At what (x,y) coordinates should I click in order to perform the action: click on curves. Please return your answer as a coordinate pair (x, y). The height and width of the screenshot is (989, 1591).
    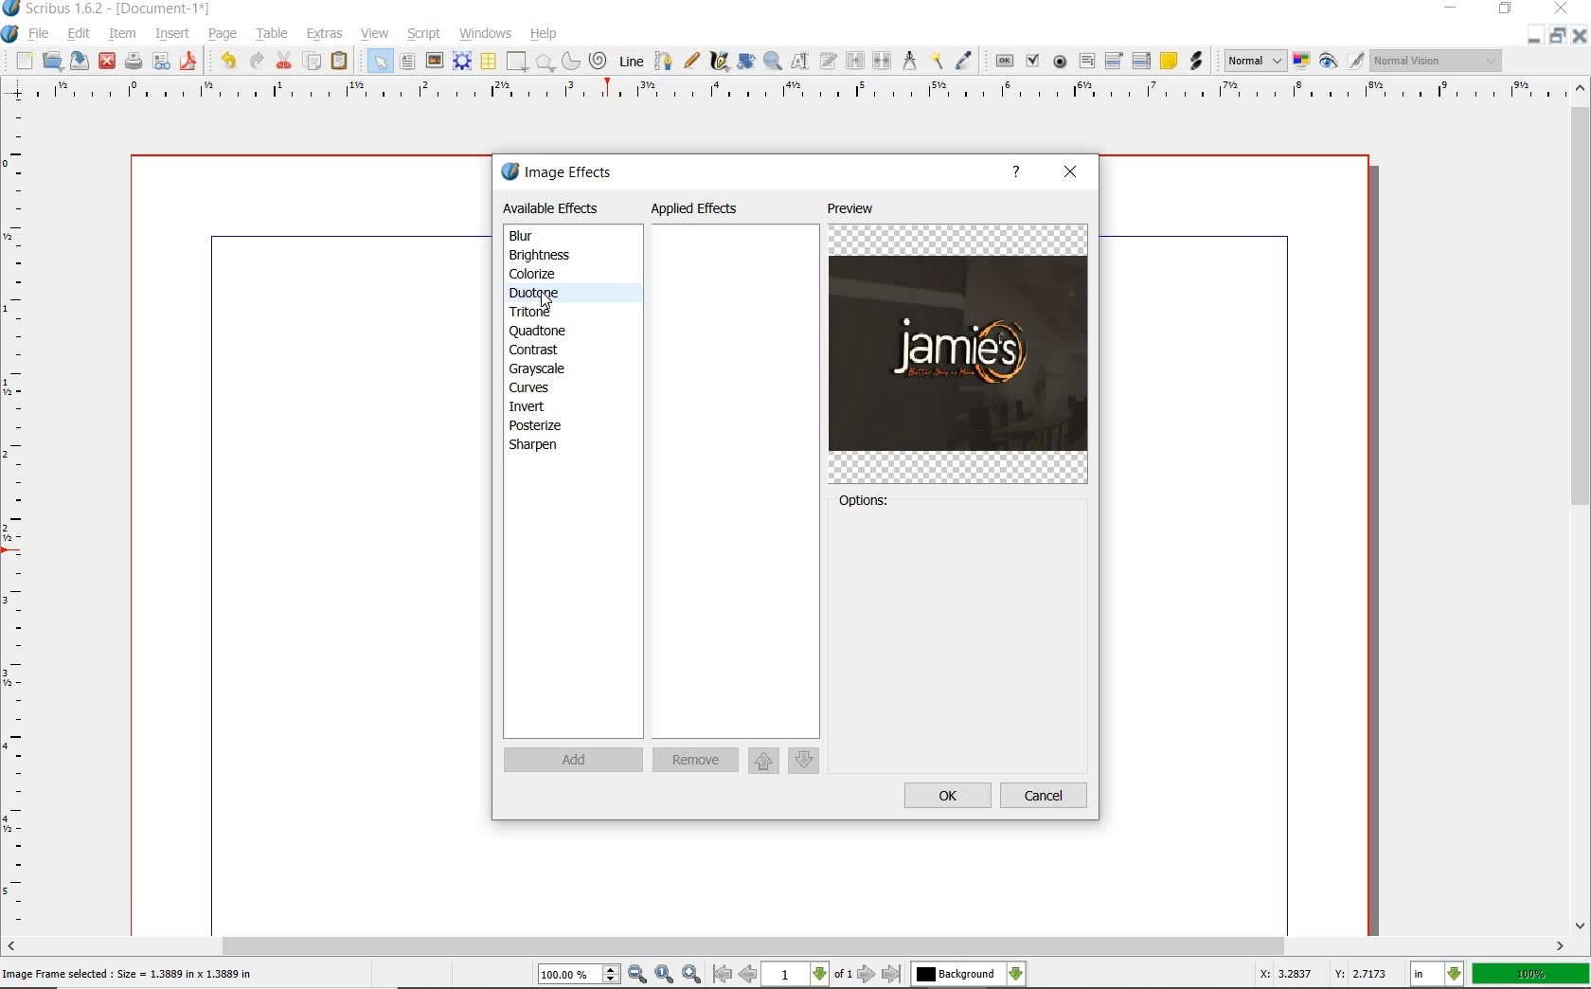
    Looking at the image, I should click on (532, 387).